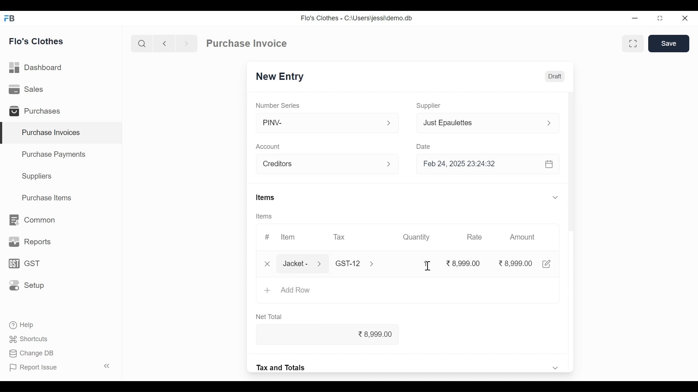  What do you see at coordinates (389, 123) in the screenshot?
I see `expand` at bounding box center [389, 123].